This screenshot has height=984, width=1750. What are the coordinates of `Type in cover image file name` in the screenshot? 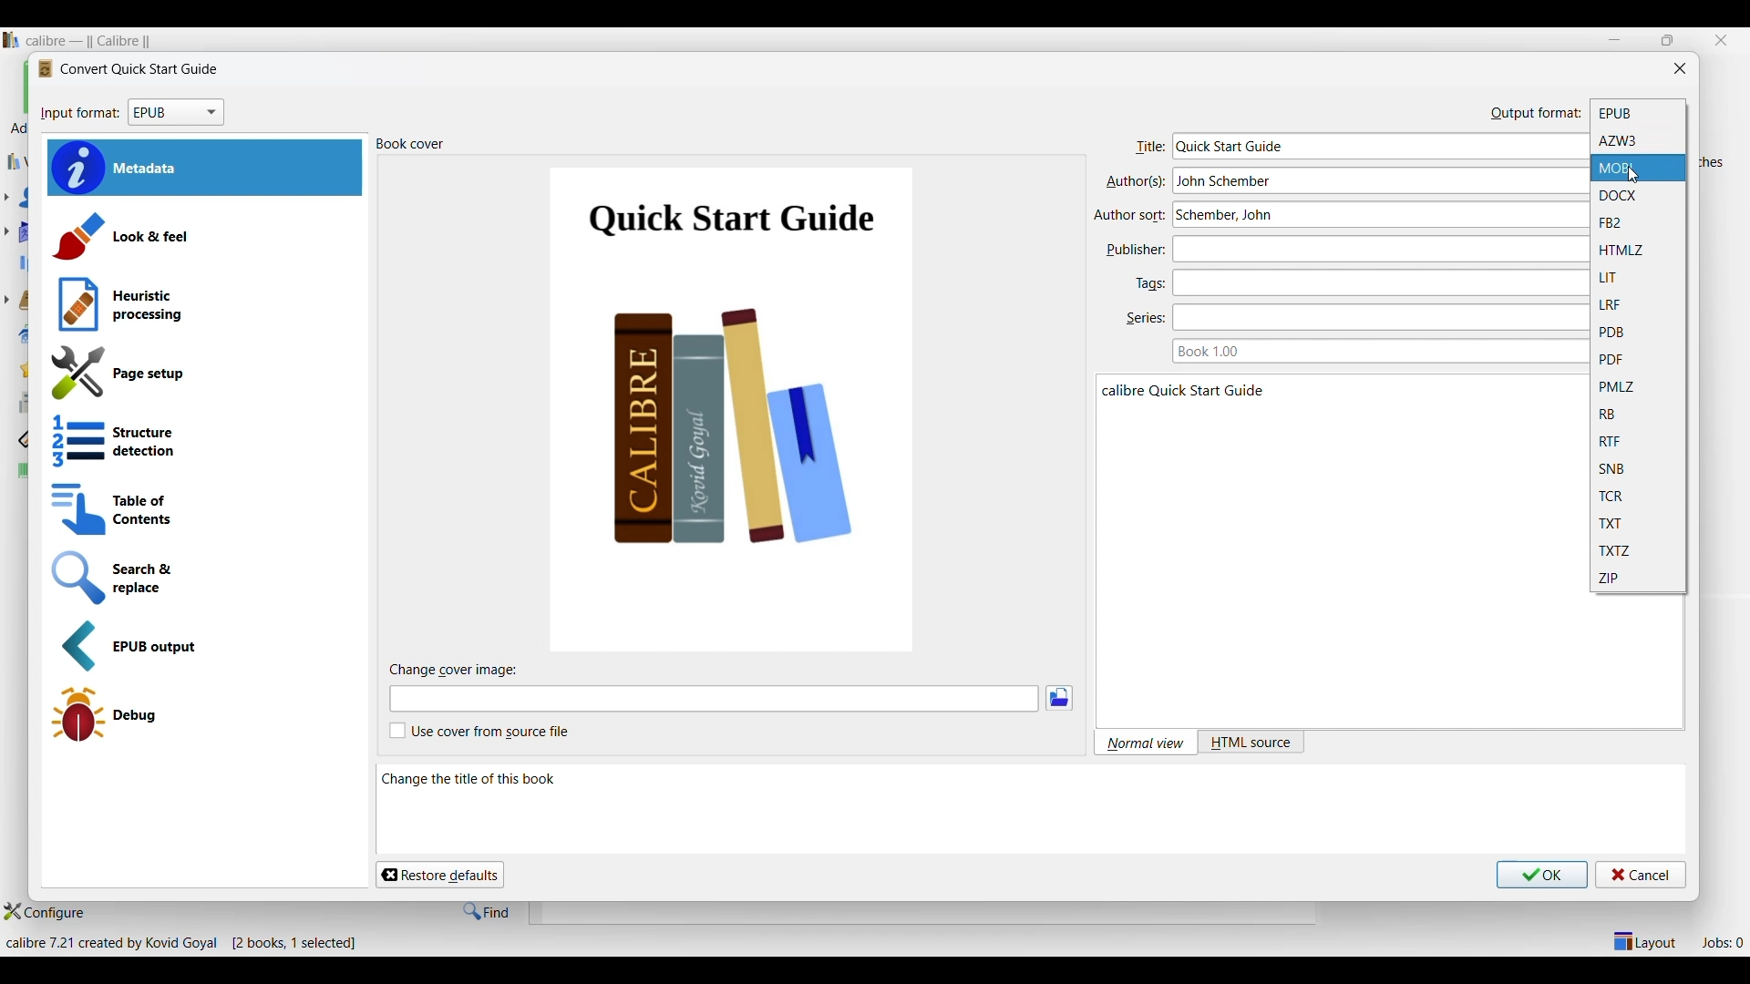 It's located at (714, 699).